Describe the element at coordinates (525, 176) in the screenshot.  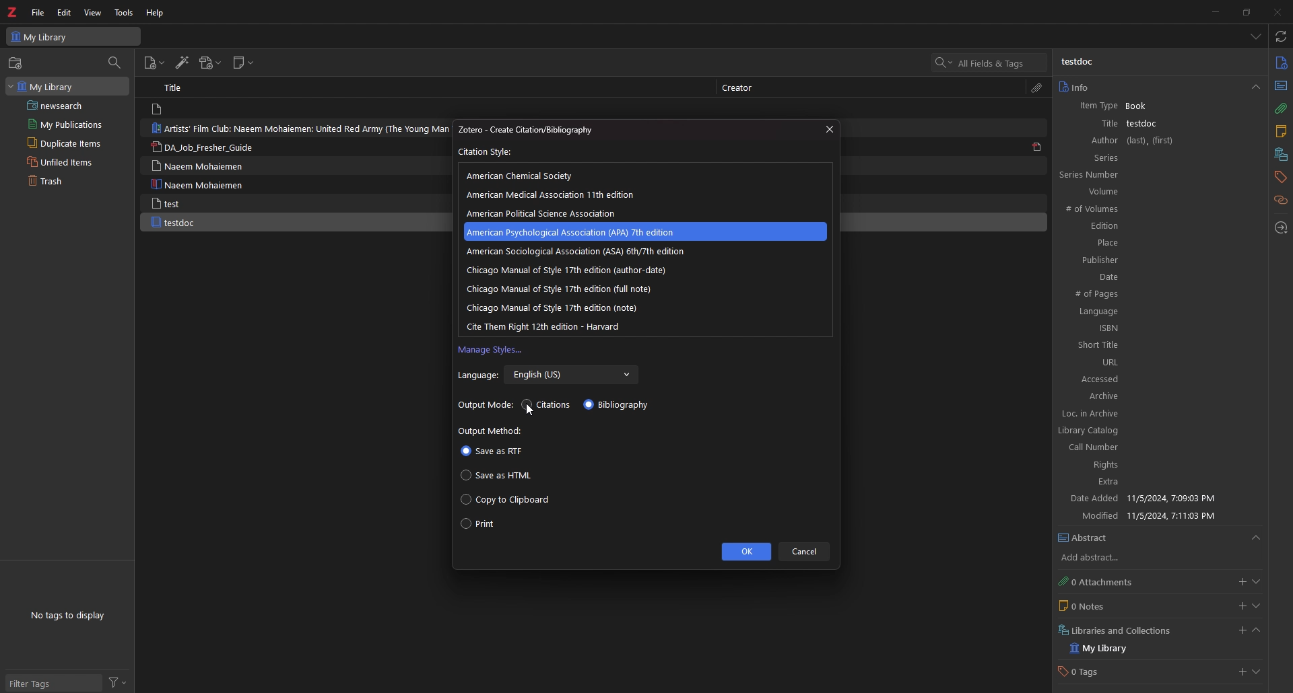
I see `american chemical scoeity` at that location.